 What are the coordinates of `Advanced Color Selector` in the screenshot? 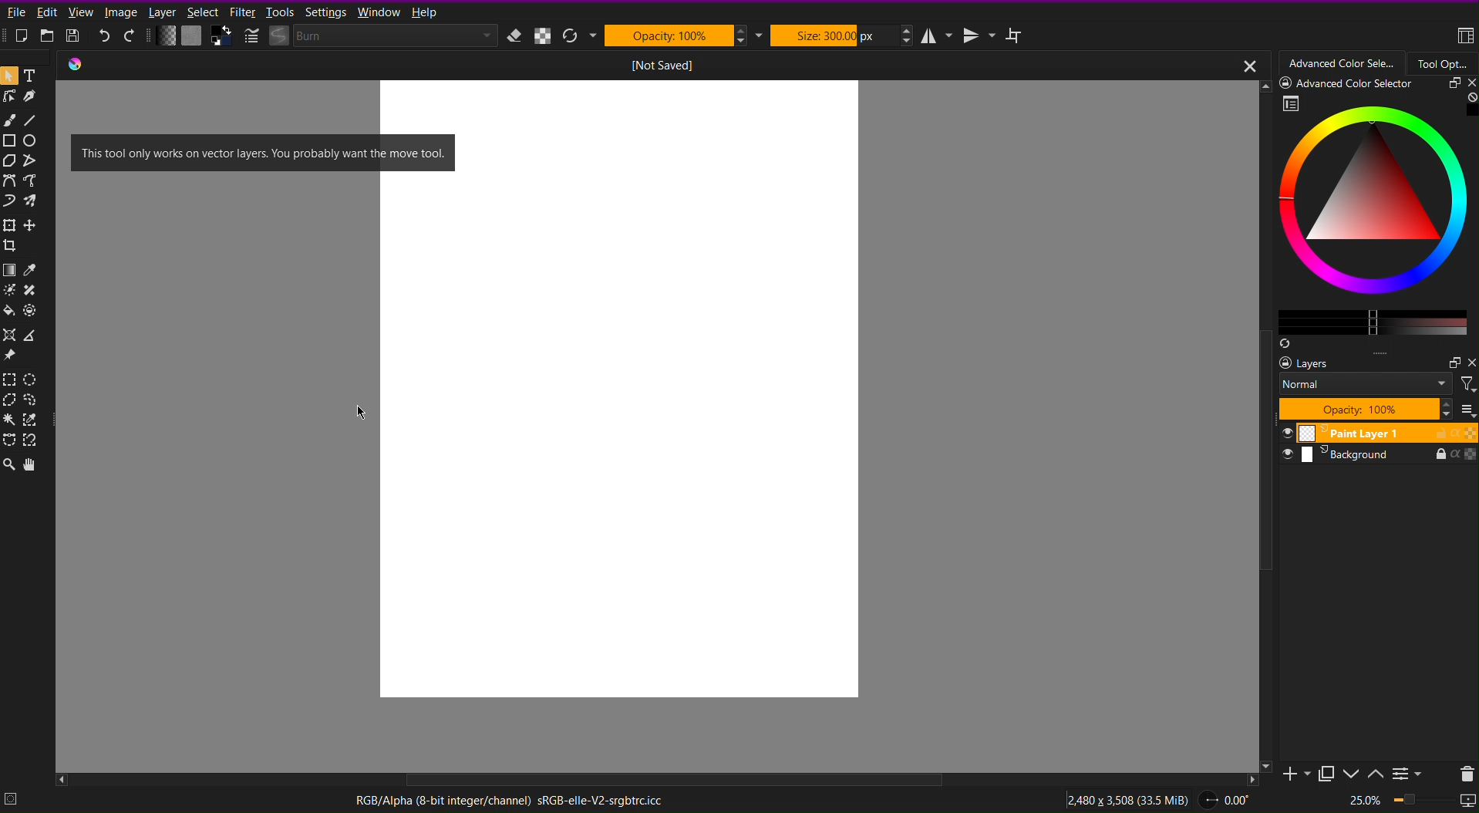 It's located at (1368, 214).